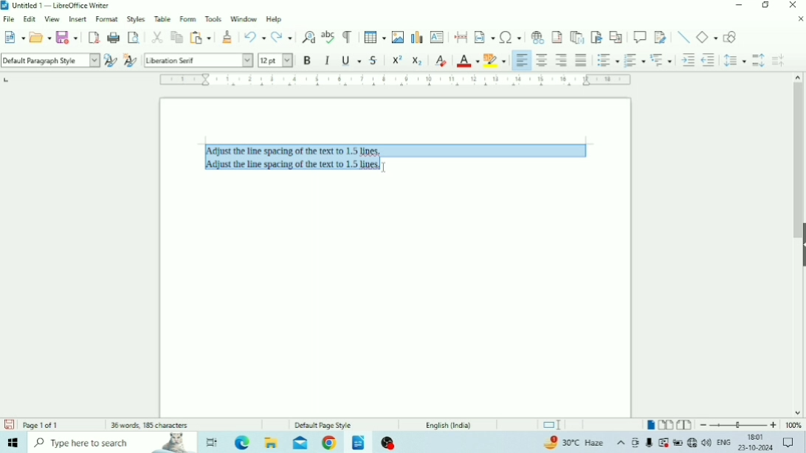 This screenshot has height=453, width=806. I want to click on Toggle Ordered List, so click(634, 59).